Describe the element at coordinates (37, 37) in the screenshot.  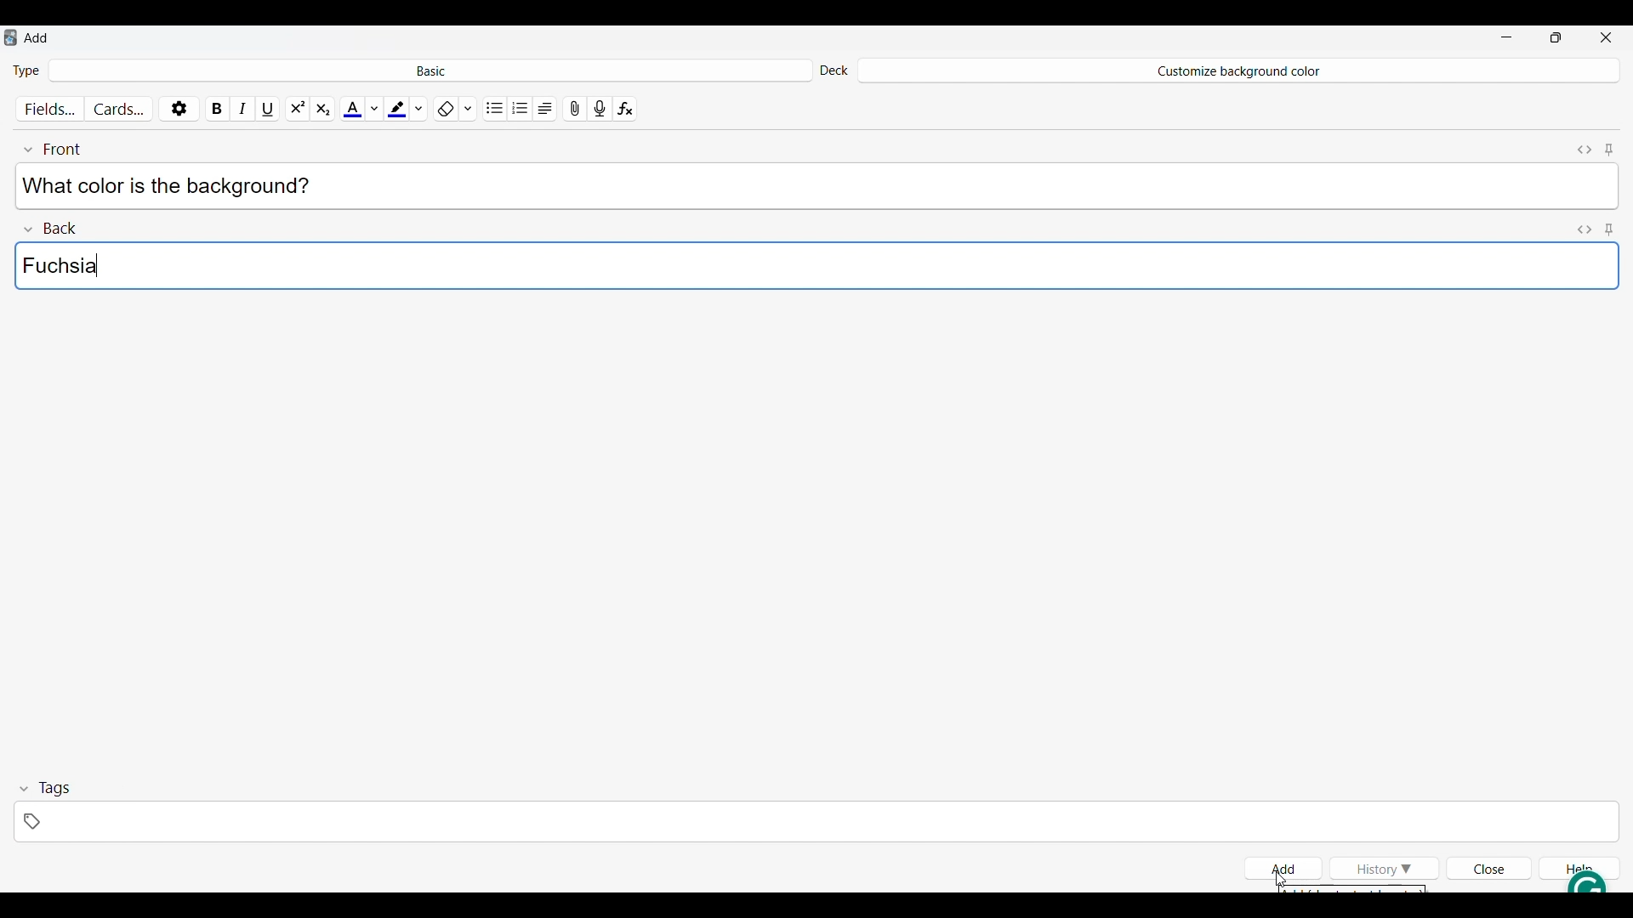
I see `Window name` at that location.